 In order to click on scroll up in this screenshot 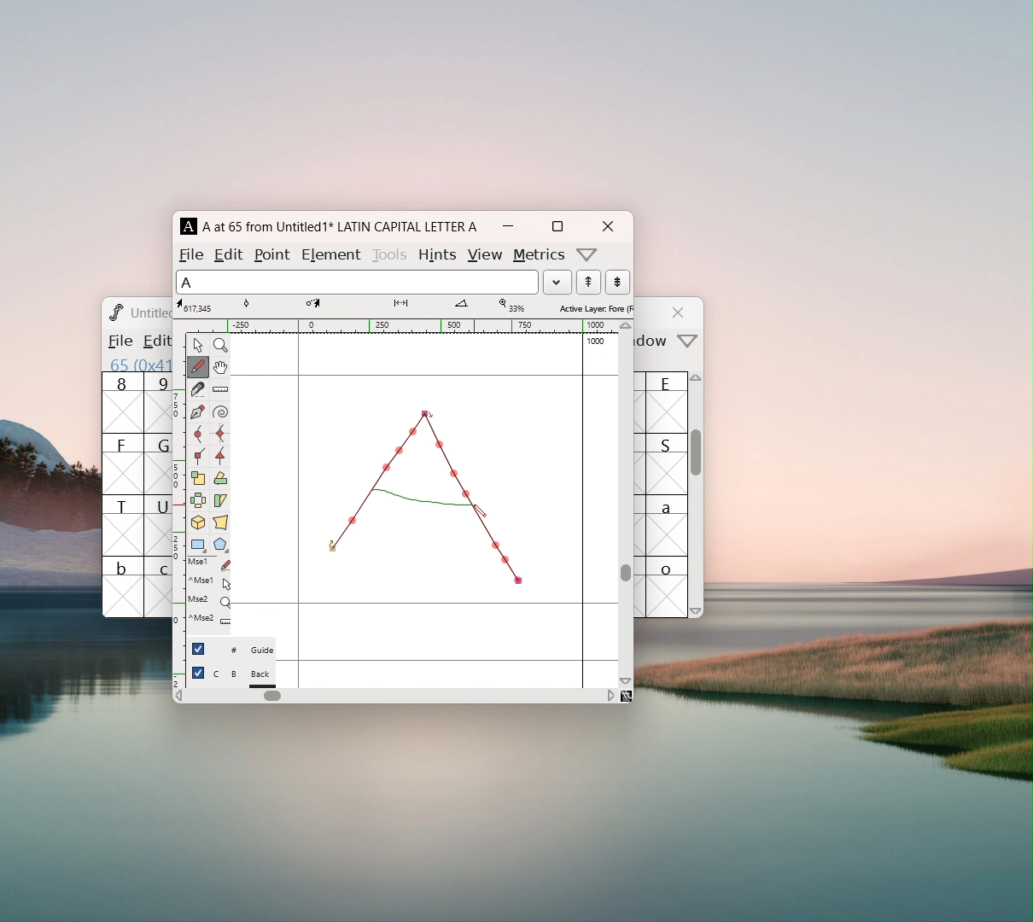, I will do `click(697, 382)`.